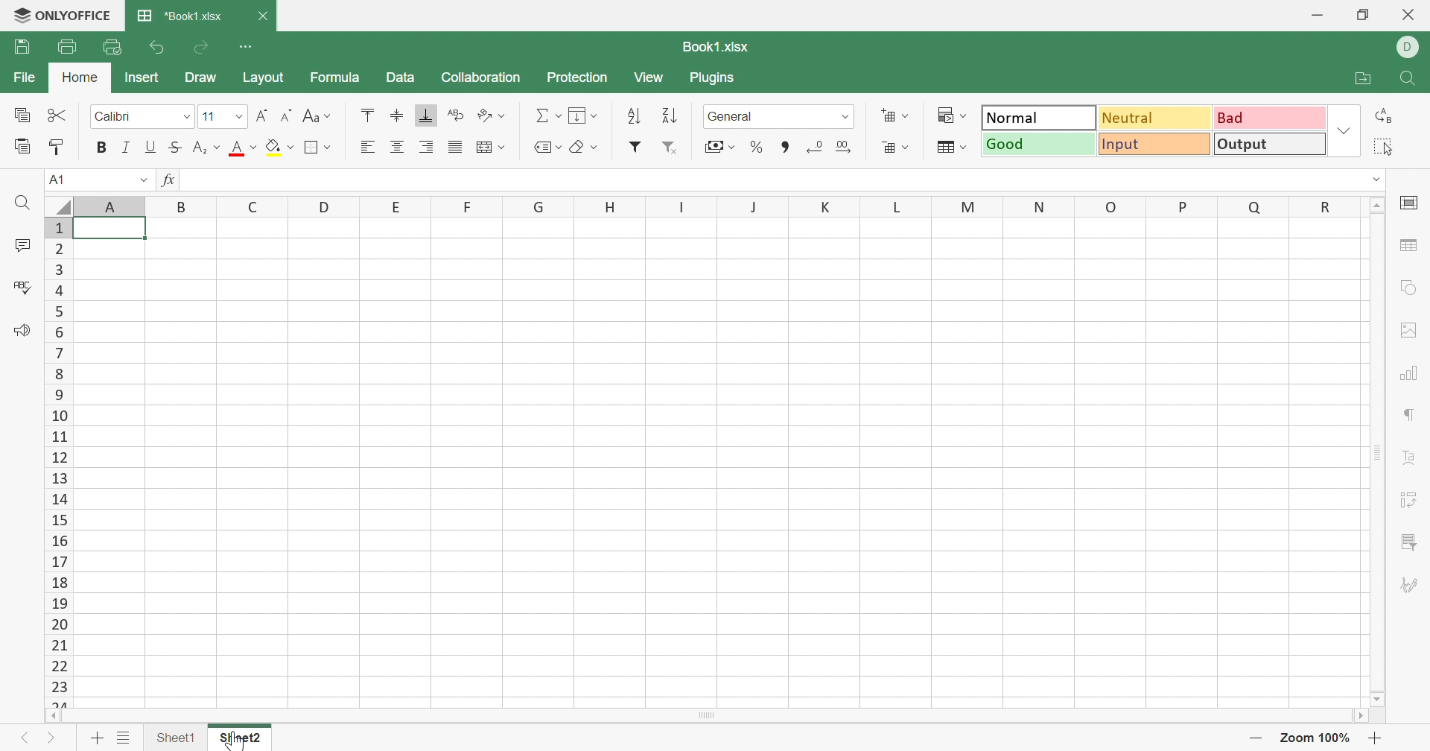  Describe the element at coordinates (66, 44) in the screenshot. I see `Print` at that location.